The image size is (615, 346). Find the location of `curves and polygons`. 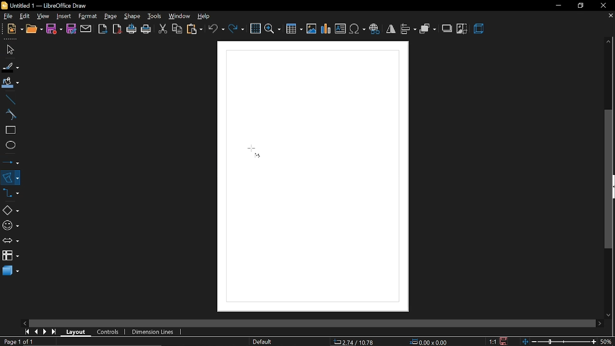

curves and polygons is located at coordinates (11, 177).